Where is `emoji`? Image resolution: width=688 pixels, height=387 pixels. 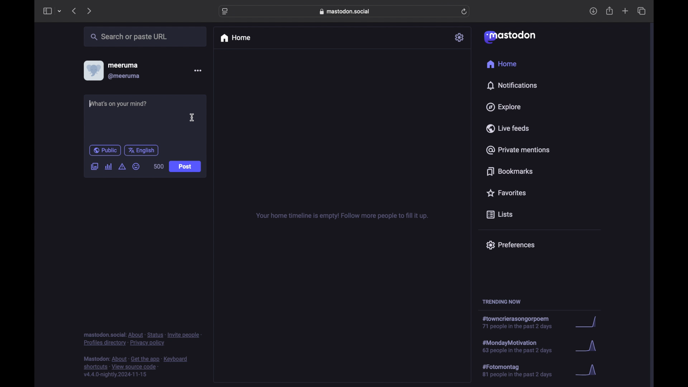
emoji is located at coordinates (136, 166).